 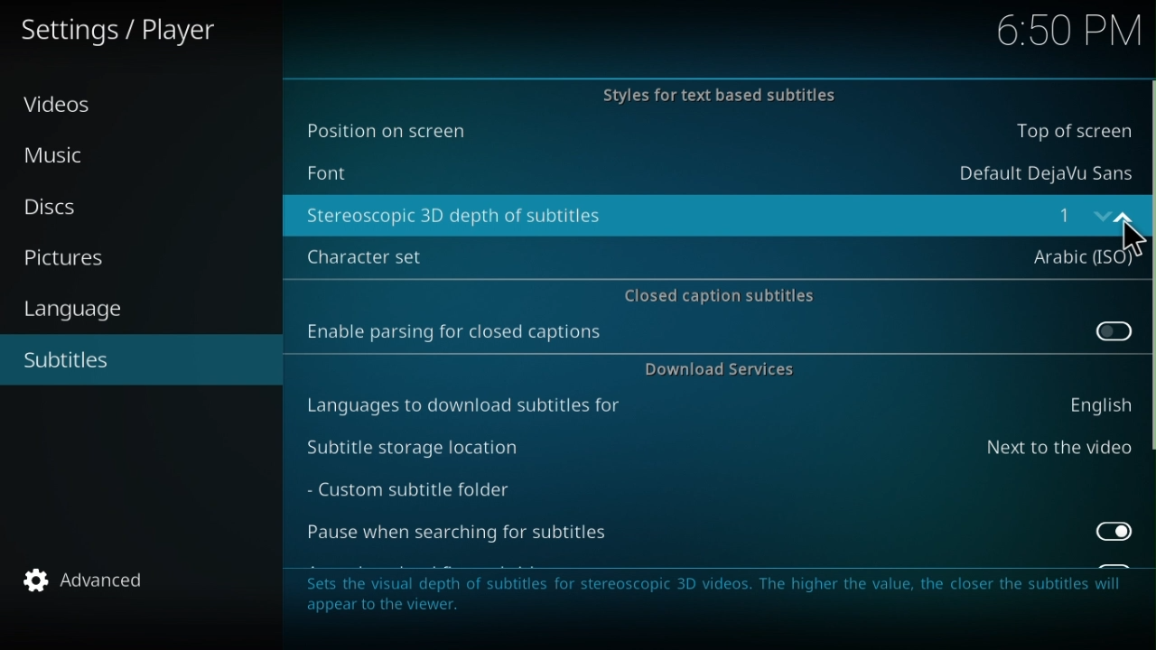 What do you see at coordinates (717, 448) in the screenshot?
I see `Subtitle storage loaction` at bounding box center [717, 448].